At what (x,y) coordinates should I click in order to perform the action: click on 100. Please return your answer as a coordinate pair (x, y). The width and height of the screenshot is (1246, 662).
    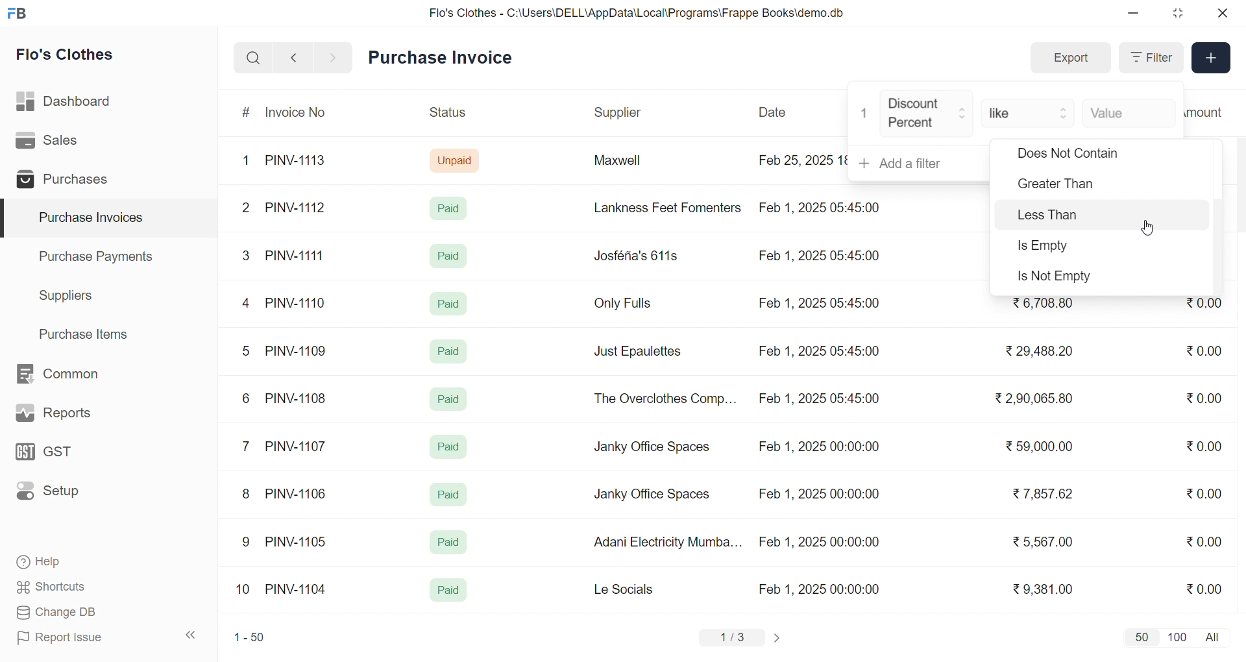
    Looking at the image, I should click on (1175, 636).